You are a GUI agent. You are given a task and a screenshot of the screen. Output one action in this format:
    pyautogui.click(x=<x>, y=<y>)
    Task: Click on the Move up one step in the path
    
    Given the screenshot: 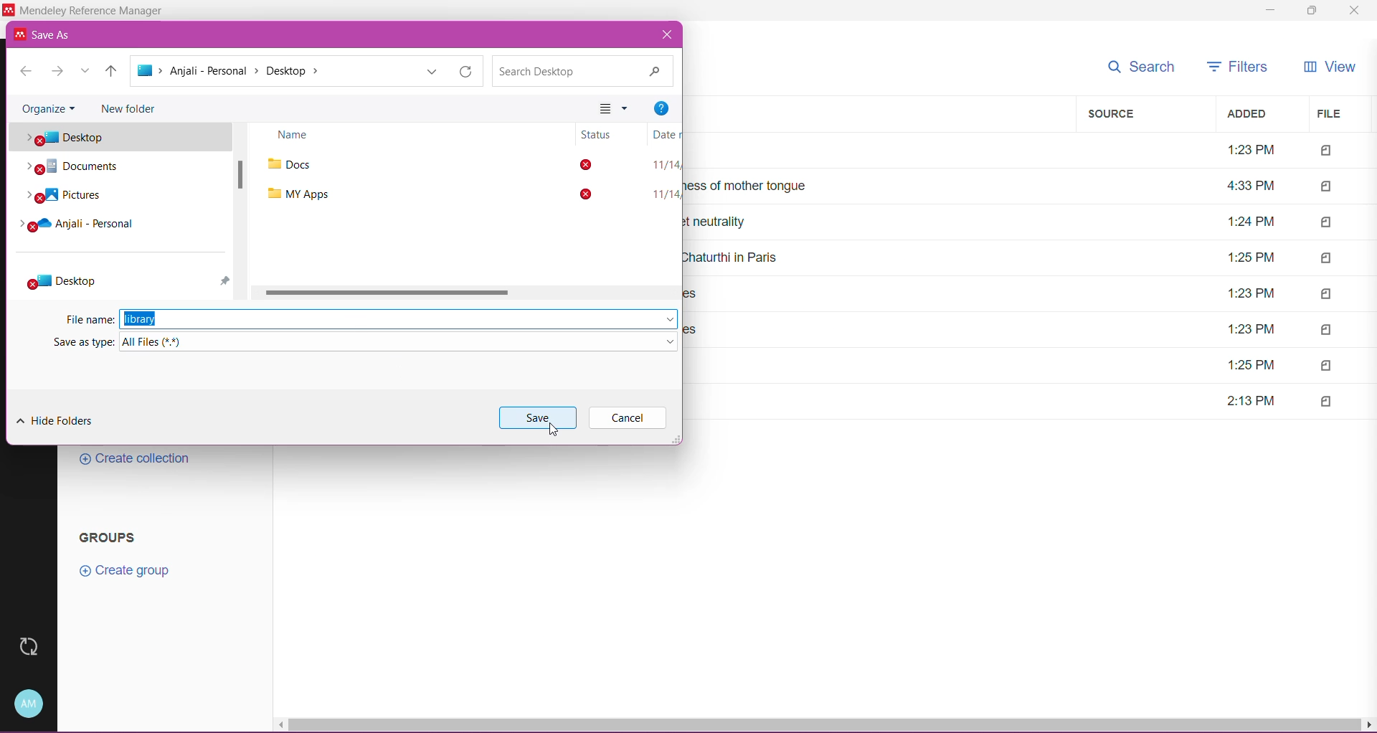 What is the action you would take?
    pyautogui.click(x=112, y=72)
    